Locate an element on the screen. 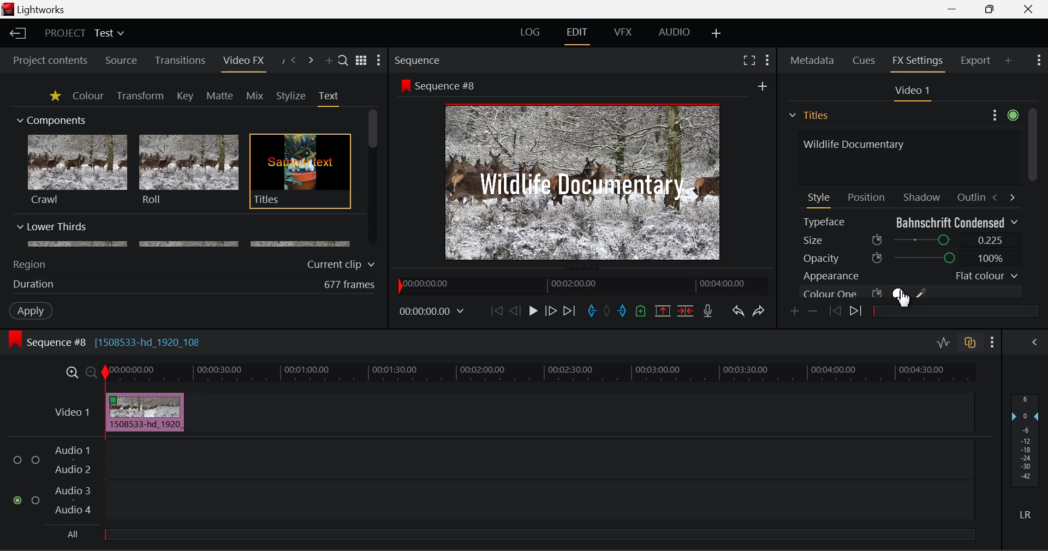  Decibel Level is located at coordinates (1026, 459).